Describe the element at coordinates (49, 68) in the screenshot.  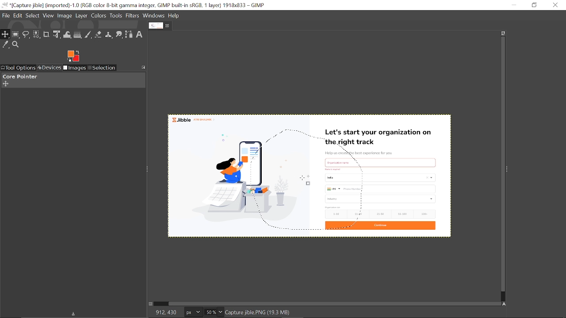
I see `Devices` at that location.